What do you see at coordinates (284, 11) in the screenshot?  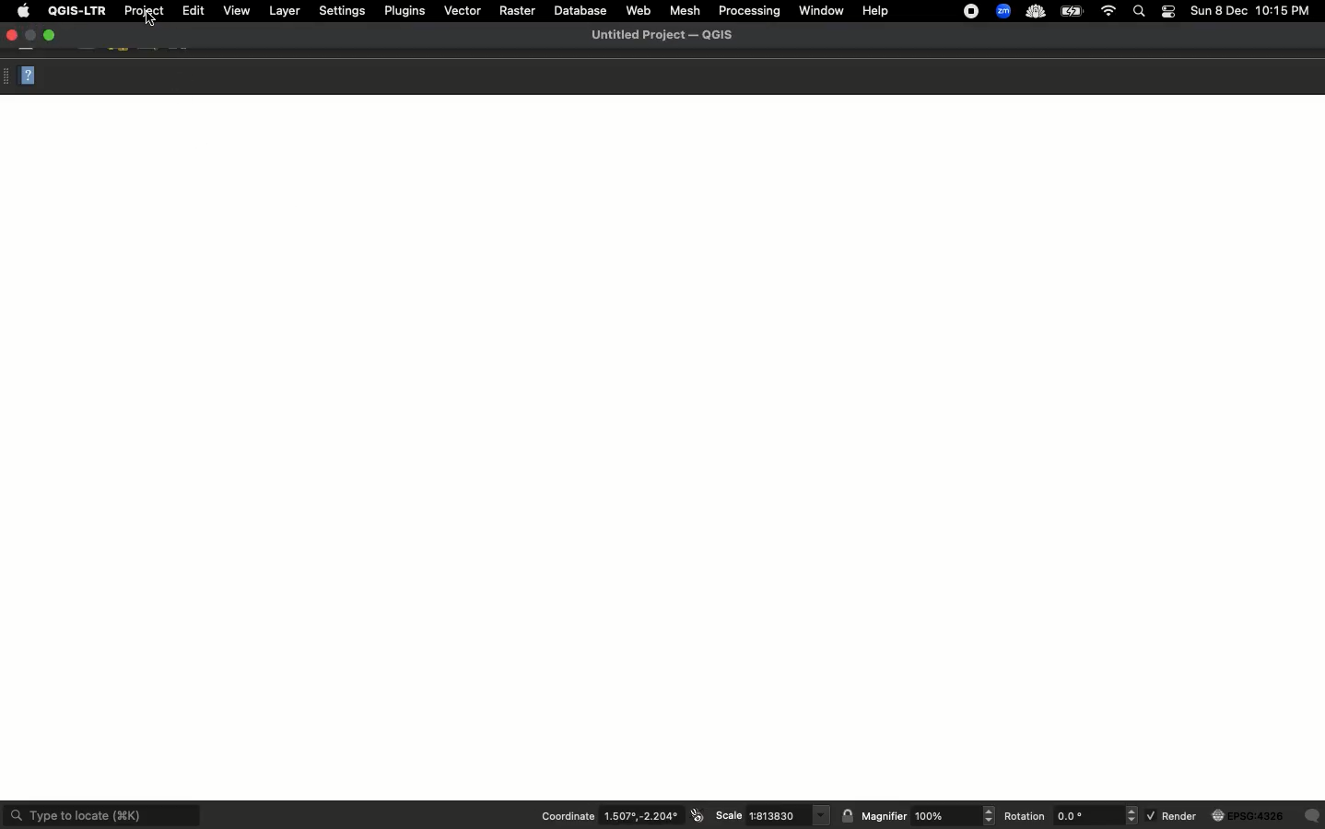 I see `Layer` at bounding box center [284, 11].